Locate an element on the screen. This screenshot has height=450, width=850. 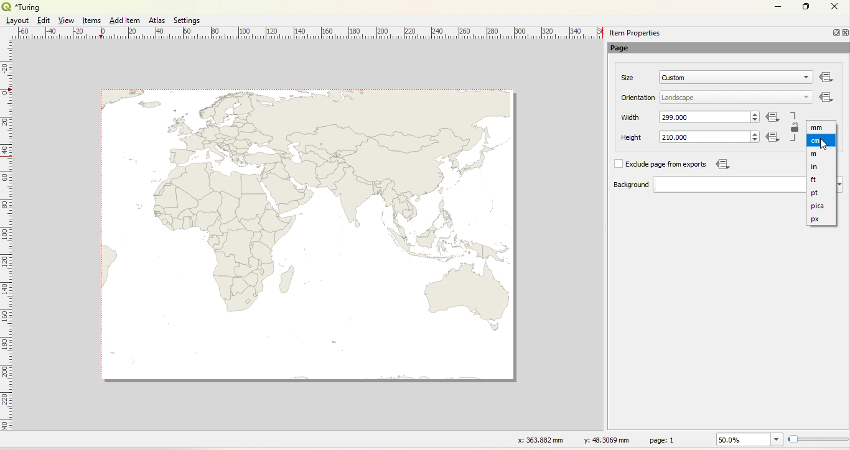
cm is located at coordinates (816, 141).